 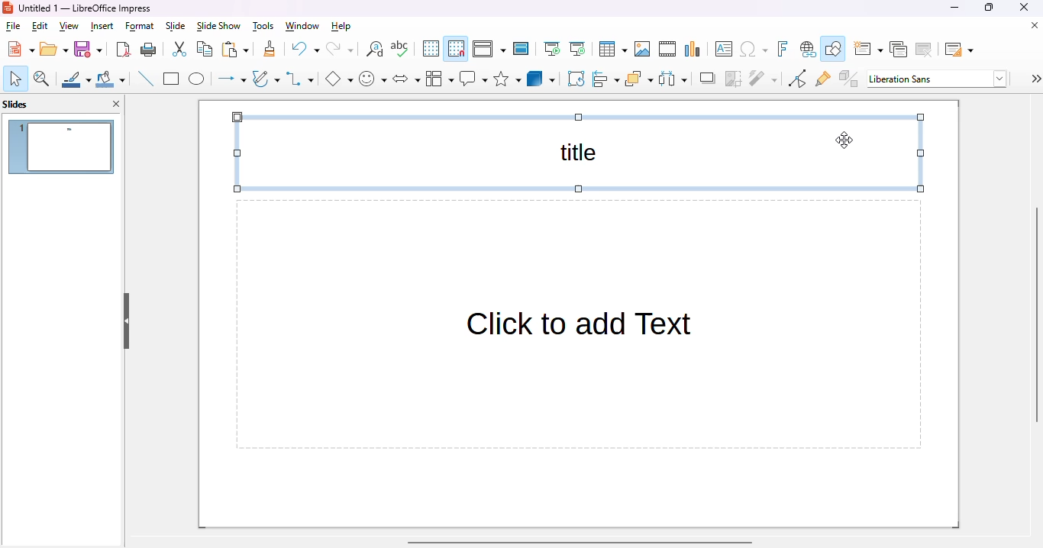 I want to click on close document, so click(x=1032, y=25).